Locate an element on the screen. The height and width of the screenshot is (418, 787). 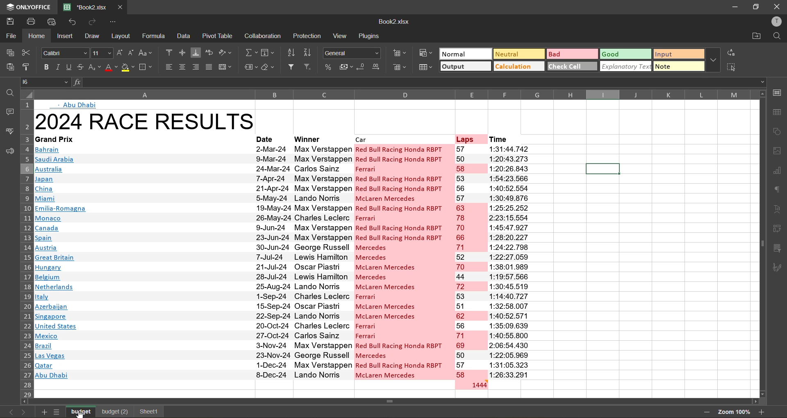
save is located at coordinates (9, 20).